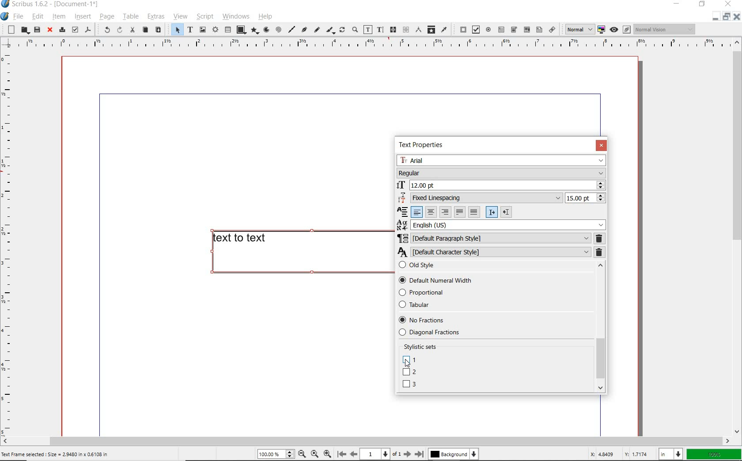 The width and height of the screenshot is (742, 461). What do you see at coordinates (426, 305) in the screenshot?
I see `Tabular` at bounding box center [426, 305].